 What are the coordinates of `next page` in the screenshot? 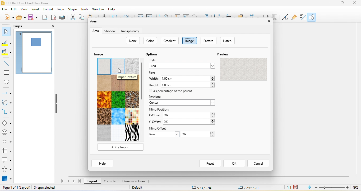 It's located at (74, 181).